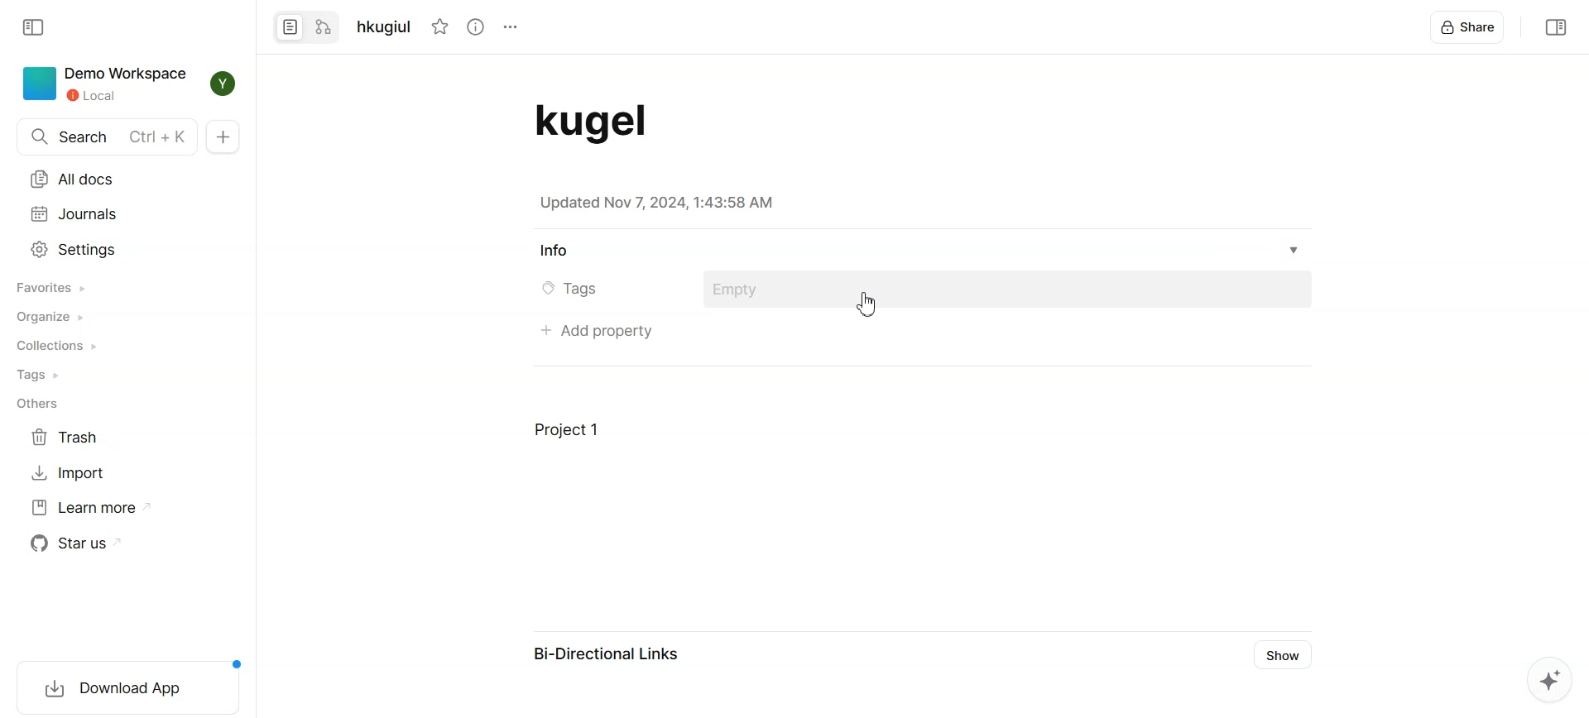 This screenshot has height=718, width=1589. What do you see at coordinates (75, 179) in the screenshot?
I see `All docs` at bounding box center [75, 179].